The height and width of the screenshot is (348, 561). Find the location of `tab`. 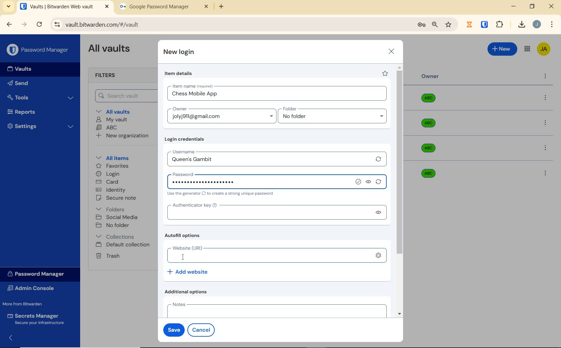

tab is located at coordinates (164, 8).